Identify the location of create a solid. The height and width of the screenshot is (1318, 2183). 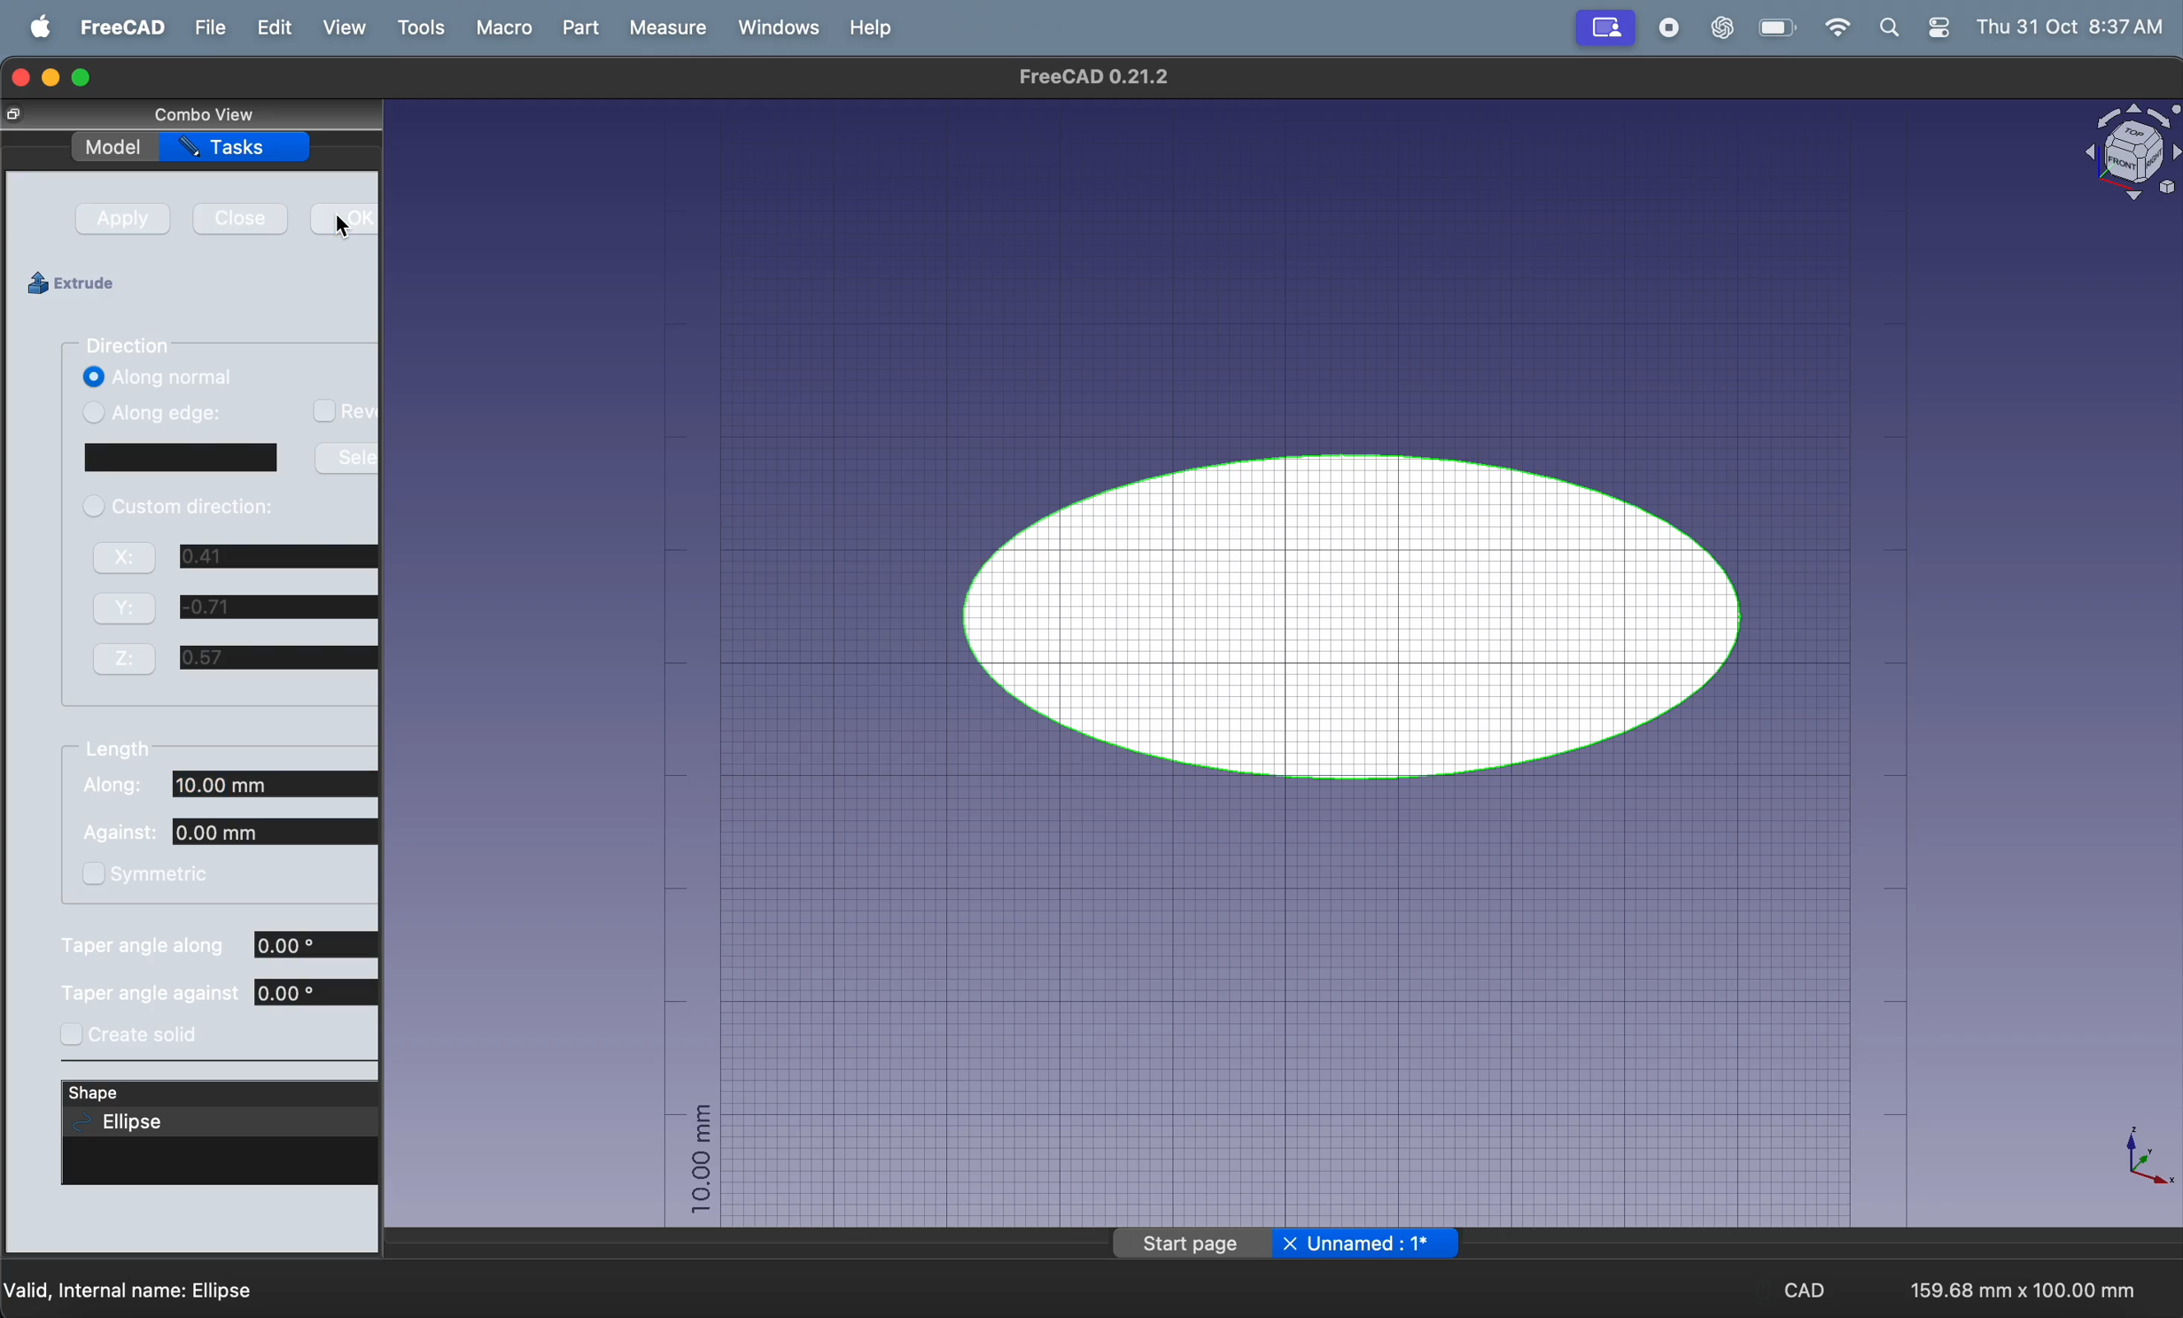
(139, 1033).